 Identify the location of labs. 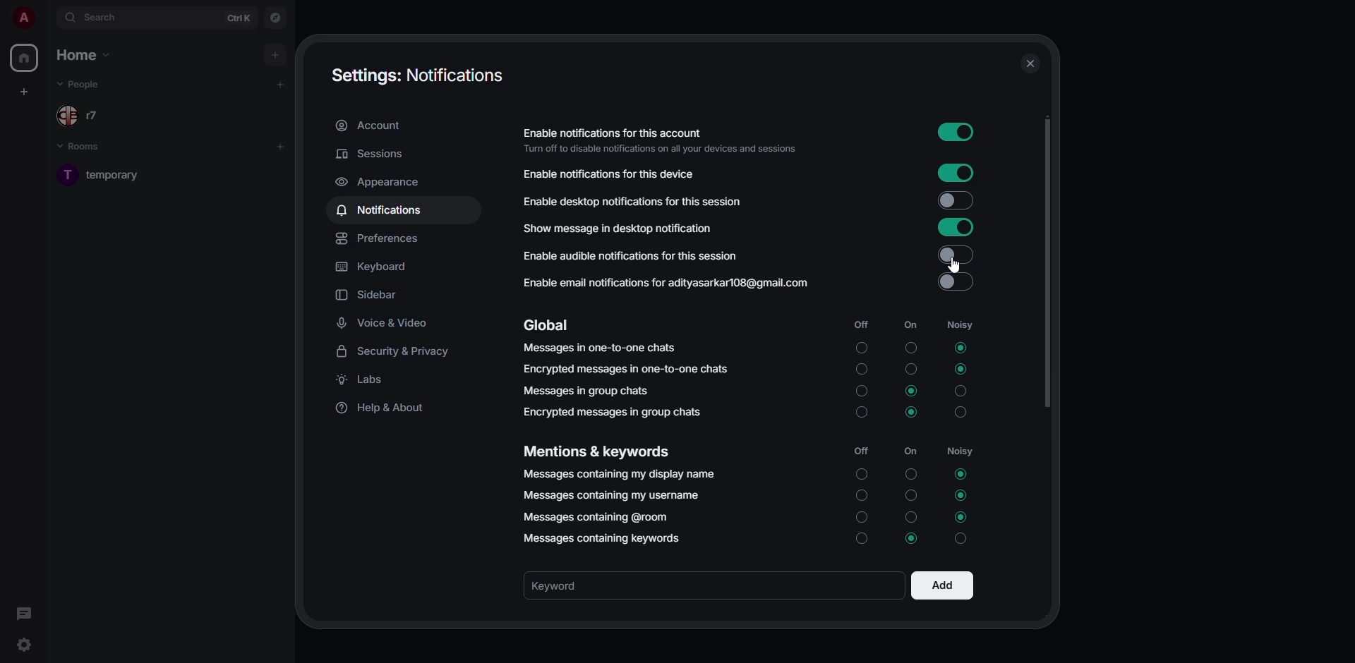
(366, 379).